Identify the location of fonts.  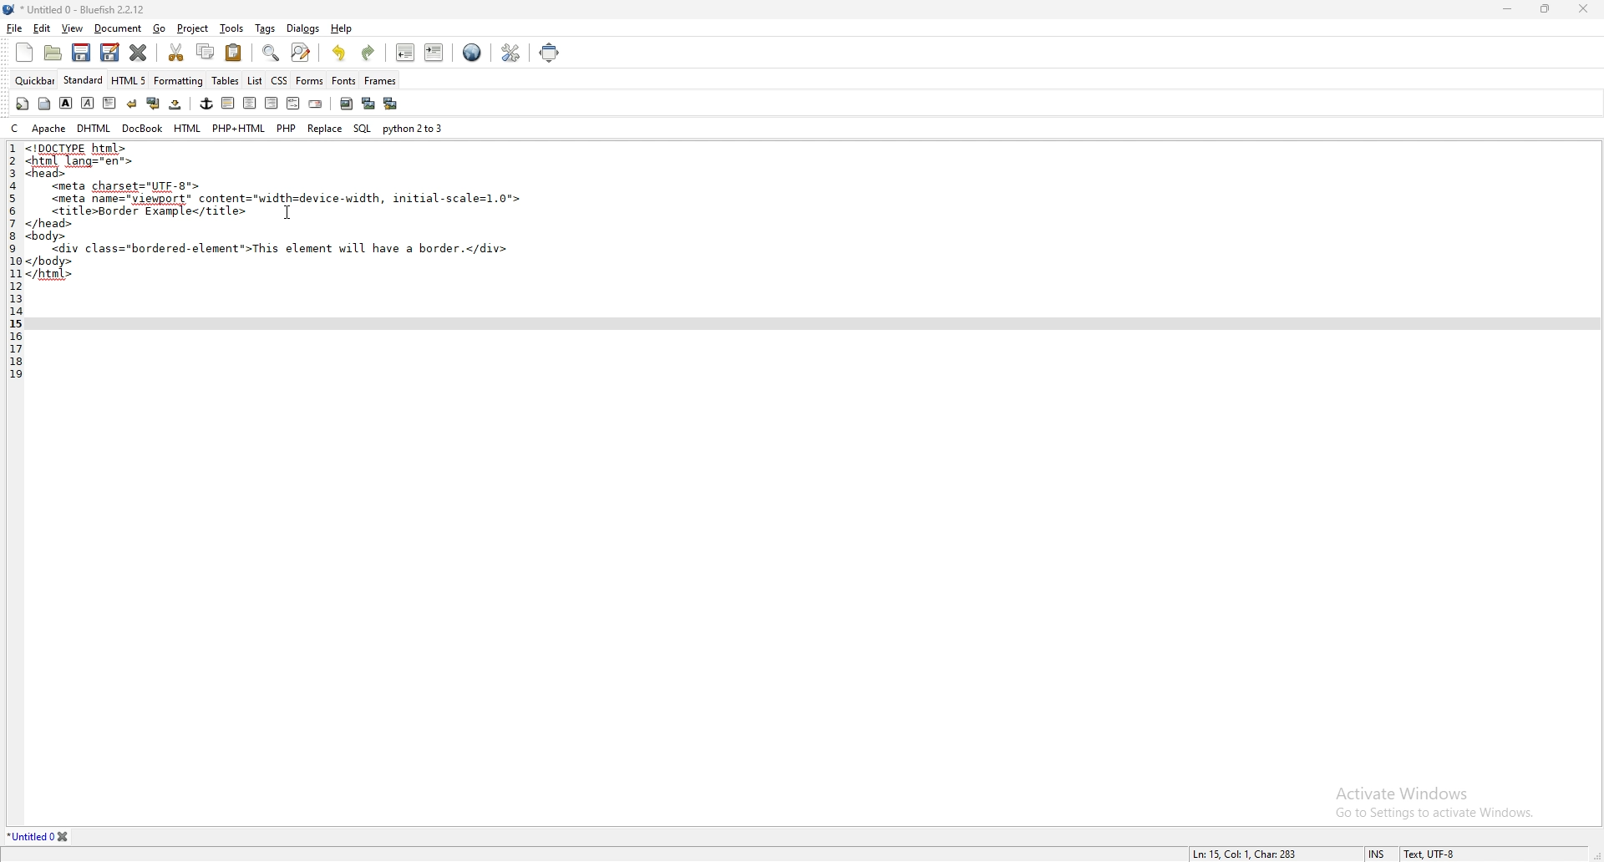
(343, 80).